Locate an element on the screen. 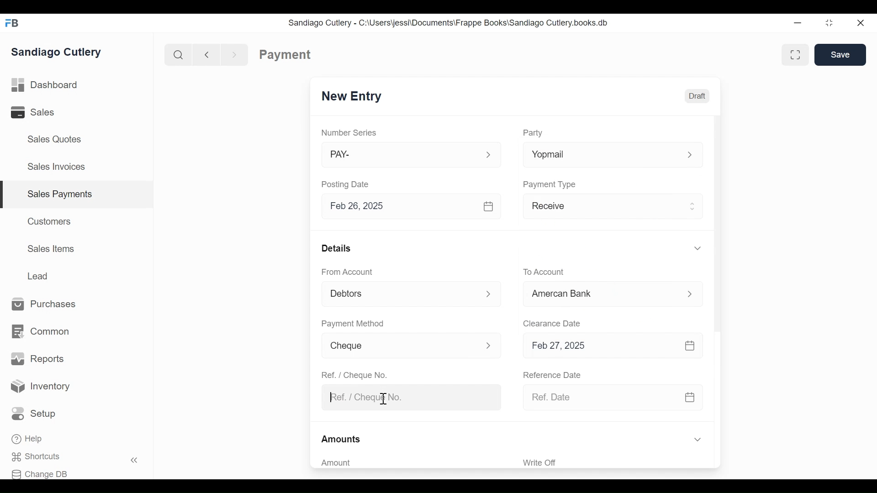  Help is located at coordinates (28, 440).